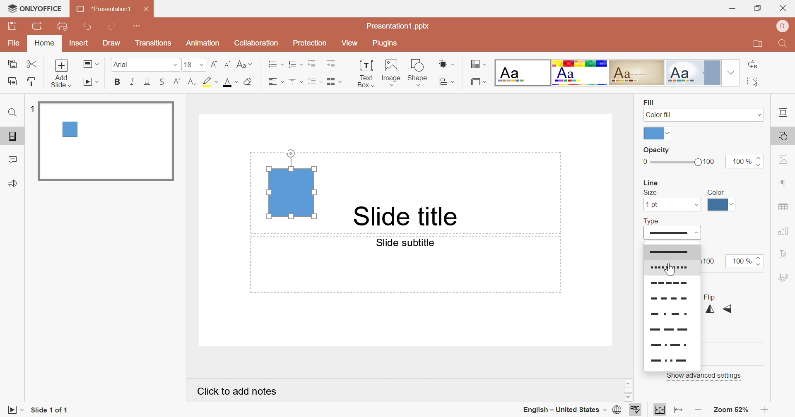  I want to click on Restore Down, so click(758, 8).